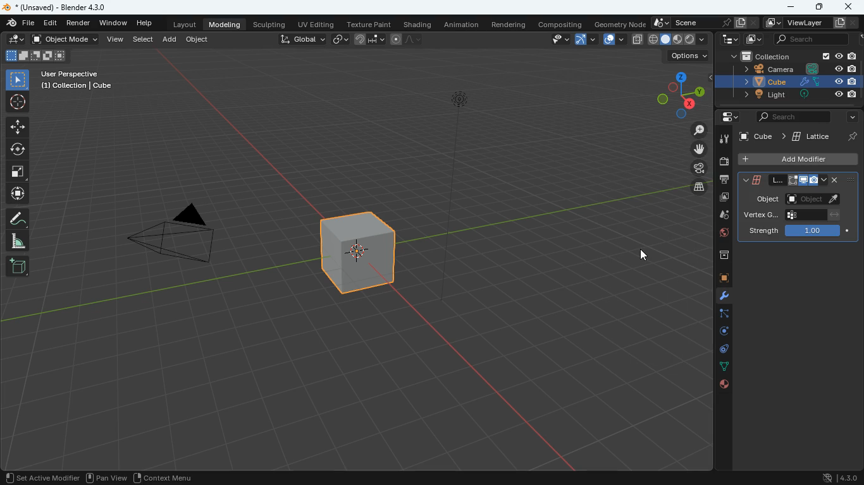 The height and width of the screenshot is (485, 864). What do you see at coordinates (798, 94) in the screenshot?
I see `light` at bounding box center [798, 94].